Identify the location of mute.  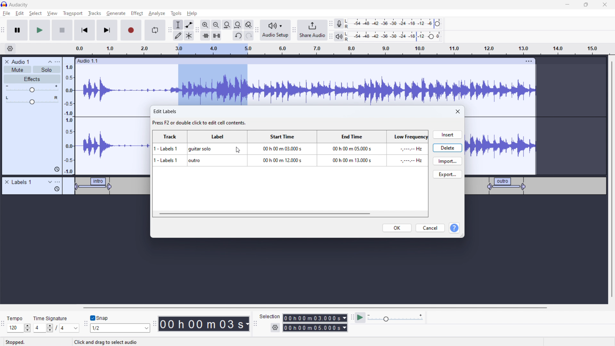
(17, 70).